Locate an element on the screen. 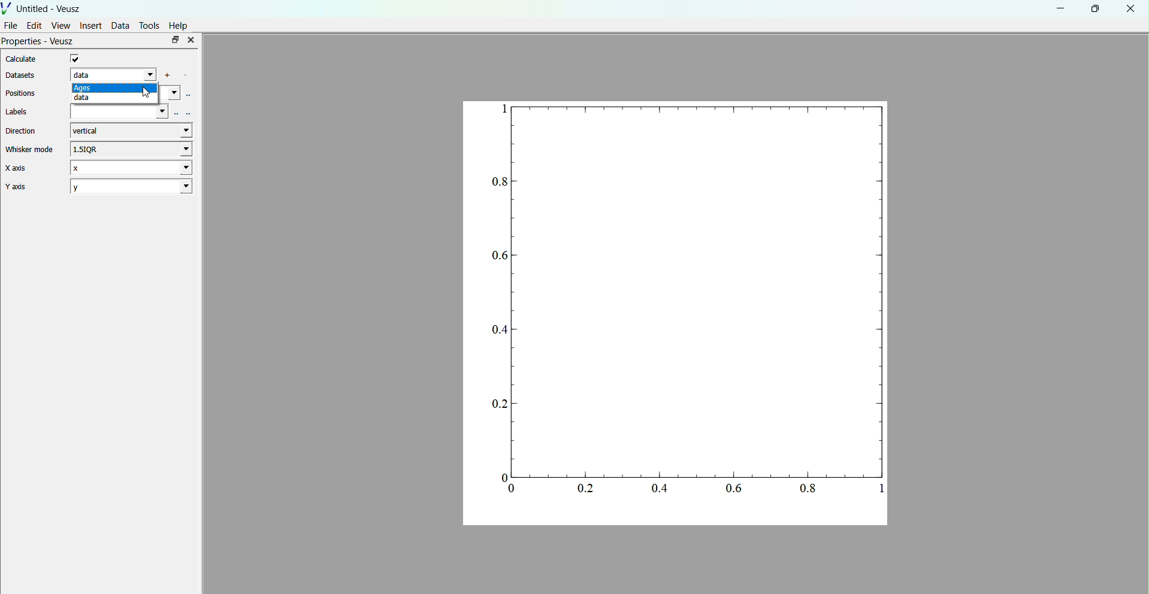  vertical is located at coordinates (134, 131).